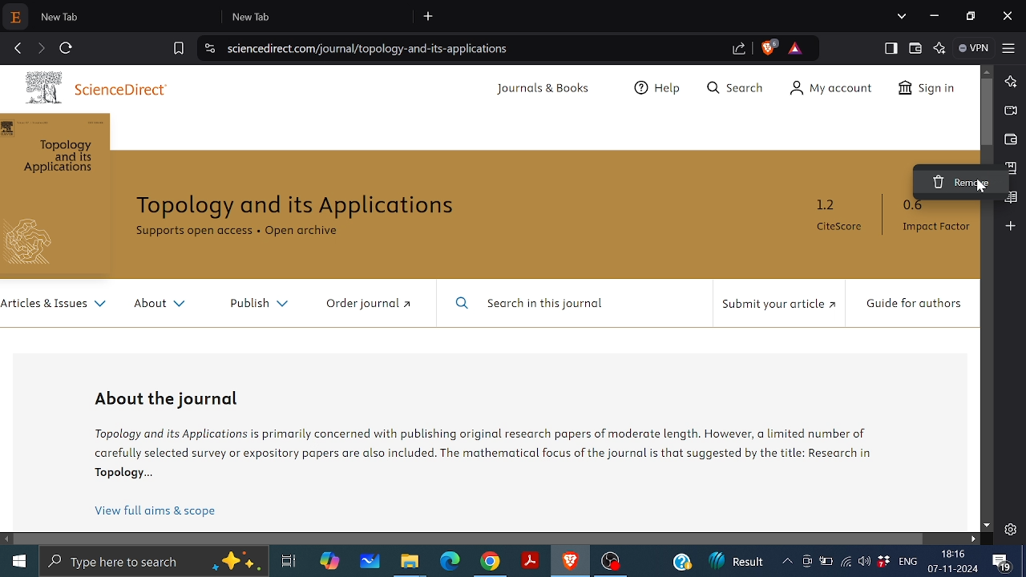 Image resolution: width=1026 pixels, height=577 pixels. I want to click on View full aims and scope, so click(155, 513).